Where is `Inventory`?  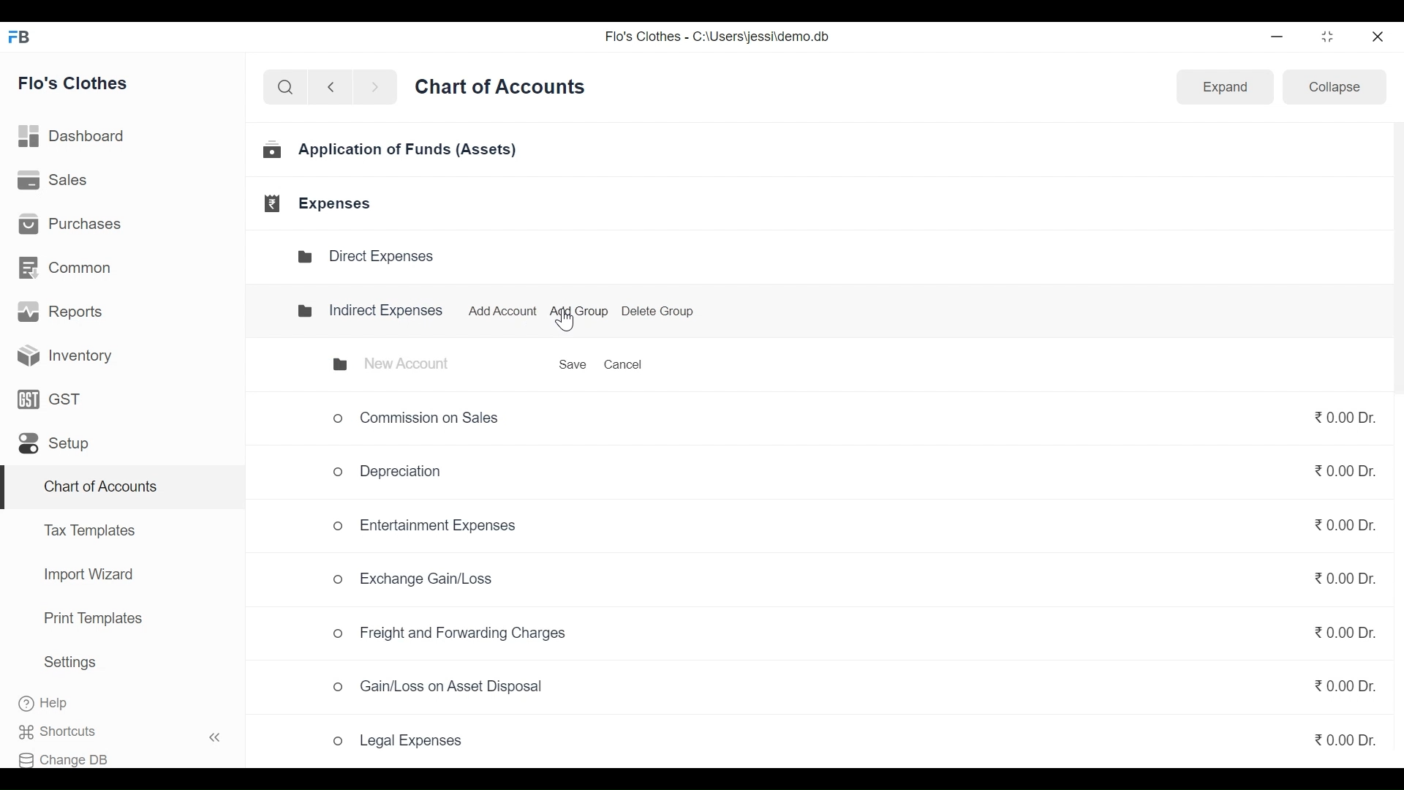 Inventory is located at coordinates (60, 355).